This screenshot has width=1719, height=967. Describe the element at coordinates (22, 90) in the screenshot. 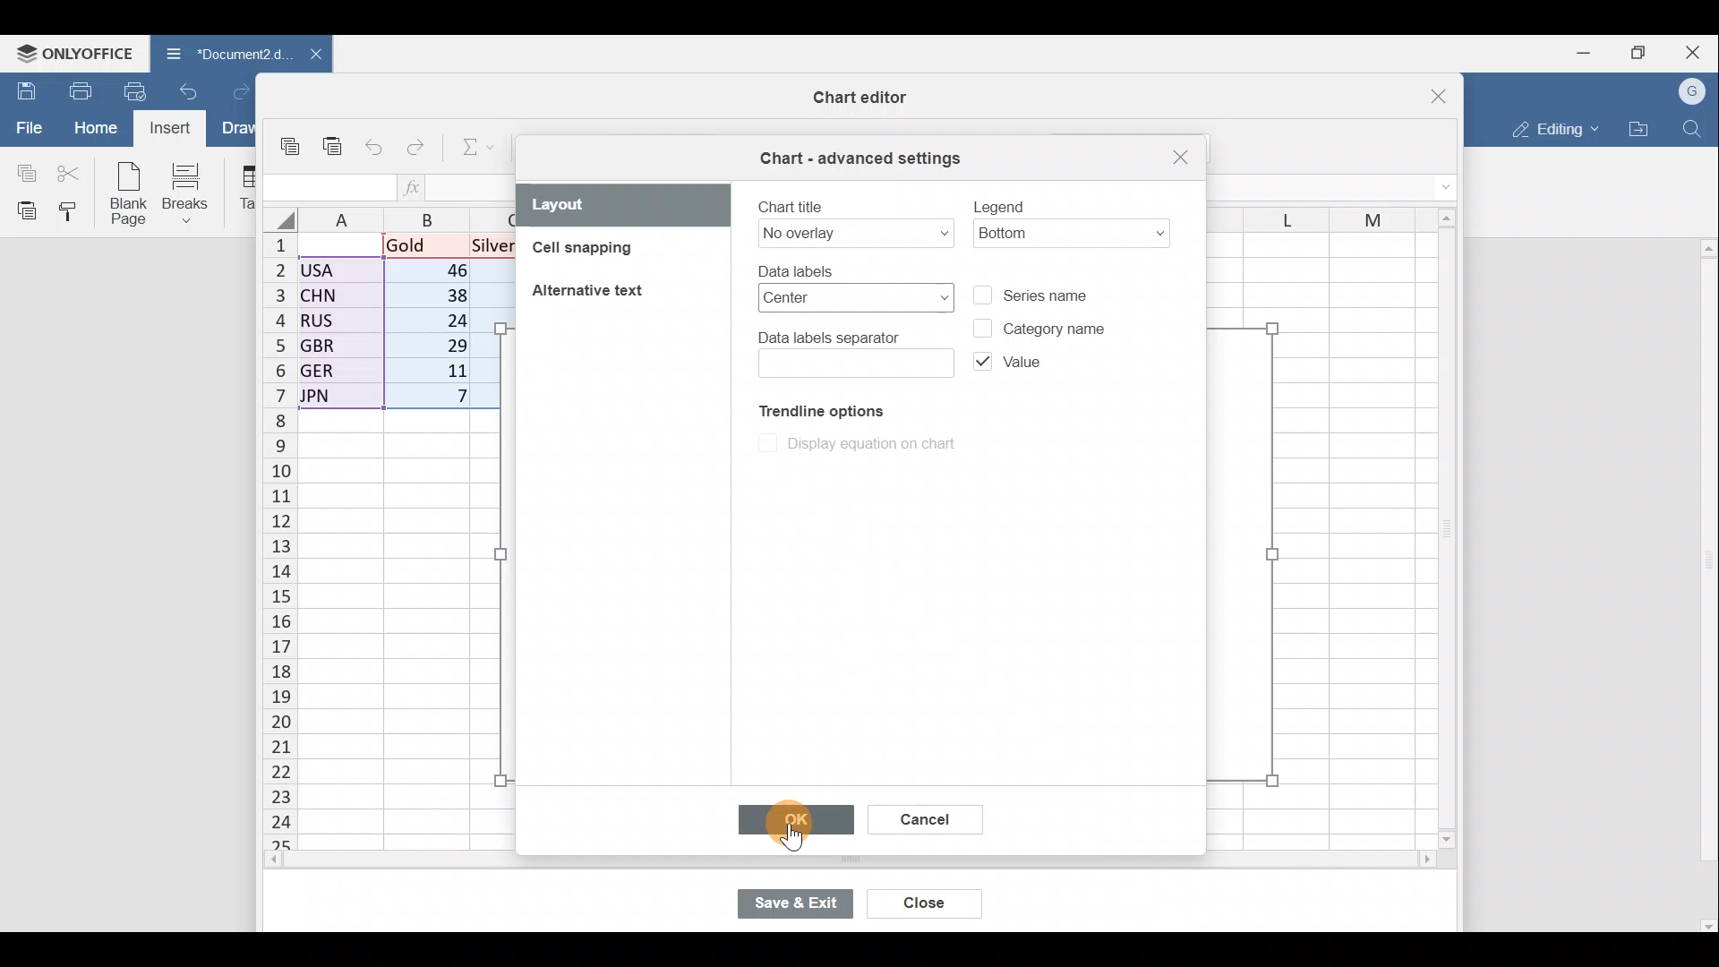

I see `Save` at that location.